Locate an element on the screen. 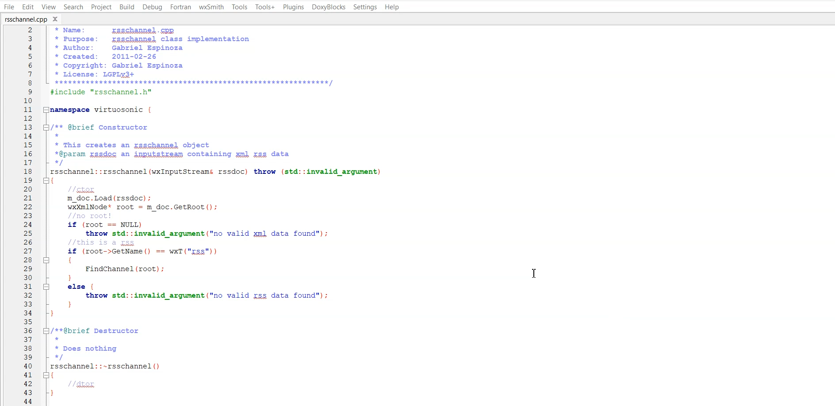  Tools is located at coordinates (240, 7).